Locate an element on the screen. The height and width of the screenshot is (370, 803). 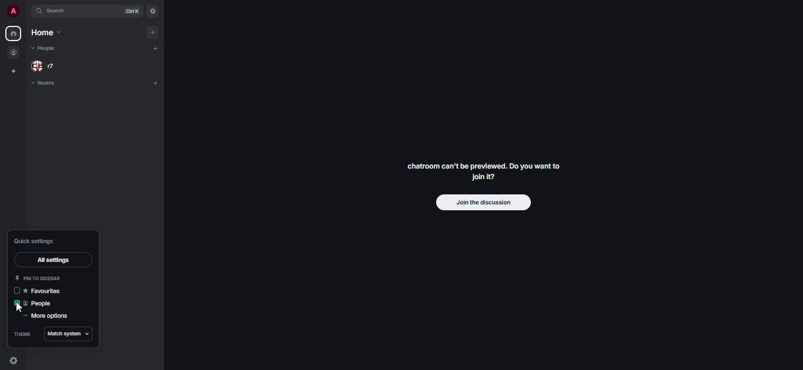
click to enable is located at coordinates (16, 291).